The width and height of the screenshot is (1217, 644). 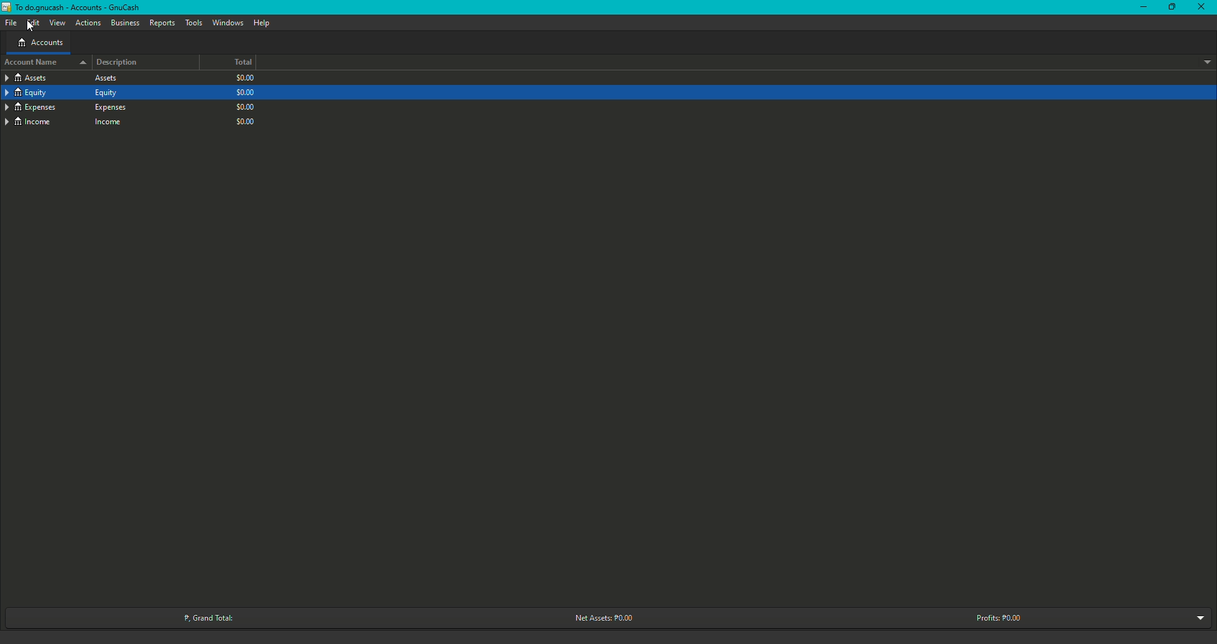 What do you see at coordinates (42, 63) in the screenshot?
I see `Account name` at bounding box center [42, 63].